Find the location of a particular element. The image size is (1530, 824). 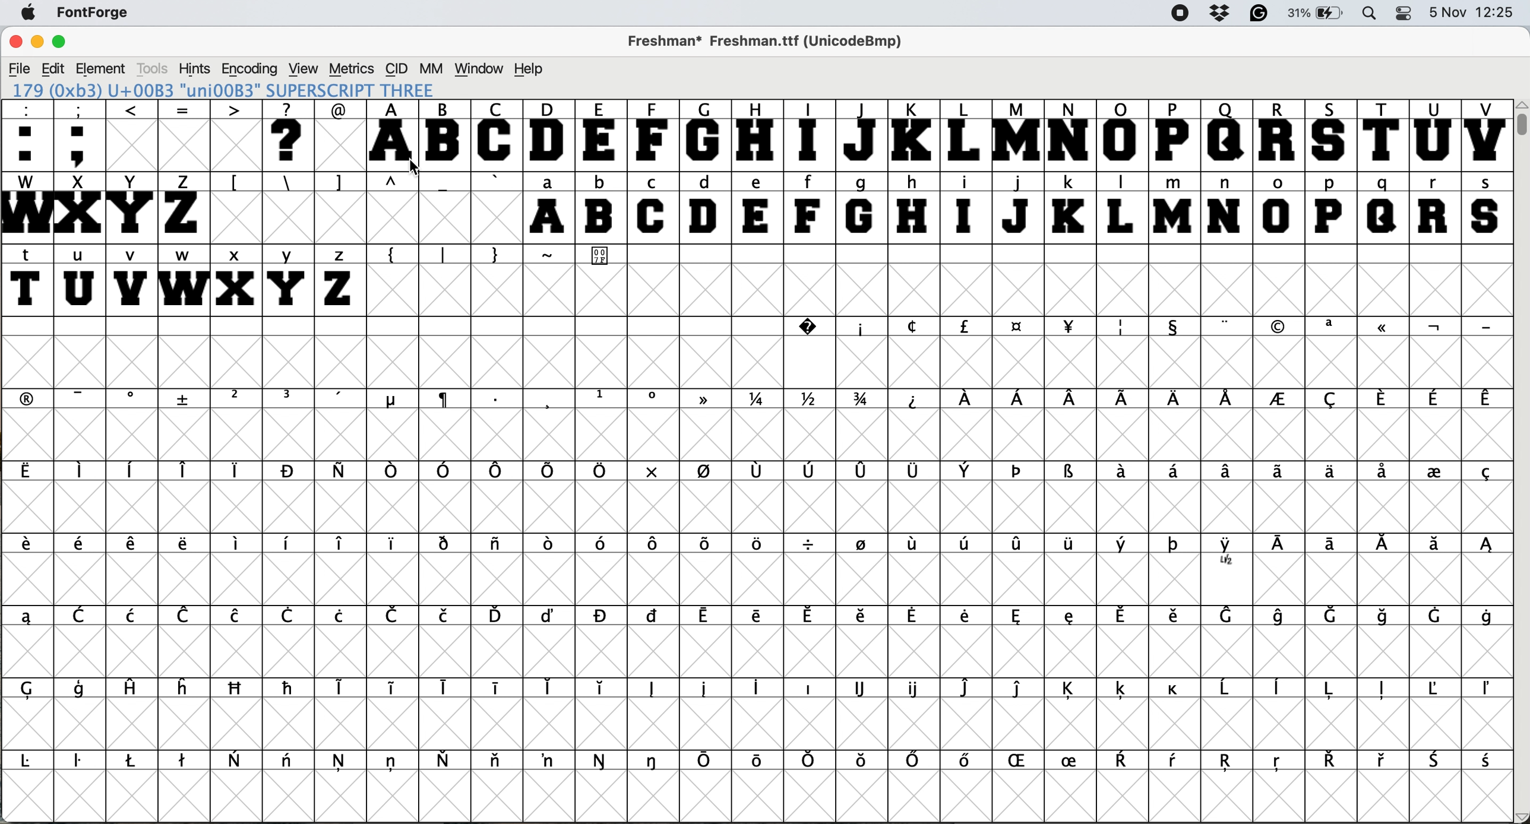

symbol is located at coordinates (185, 615).